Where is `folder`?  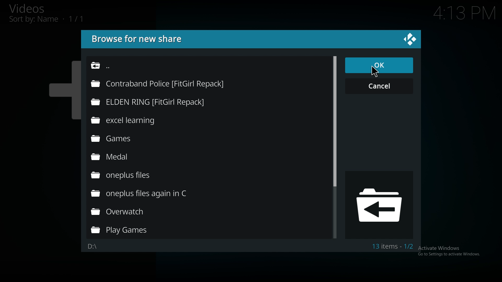
folder is located at coordinates (124, 139).